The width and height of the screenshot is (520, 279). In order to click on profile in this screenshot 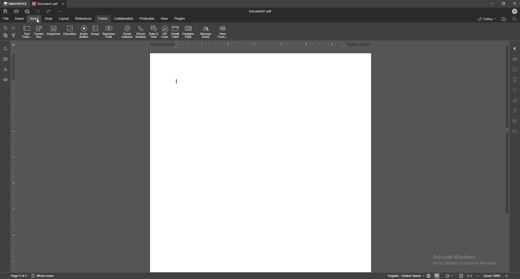, I will do `click(515, 11)`.